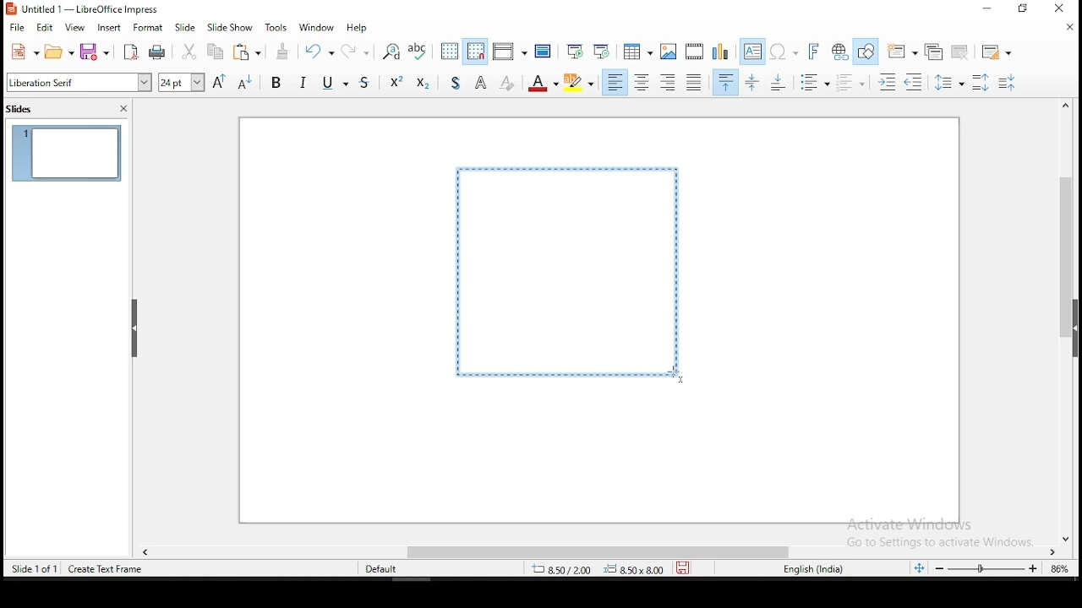 The width and height of the screenshot is (1082, 608). I want to click on new tool, so click(22, 52).